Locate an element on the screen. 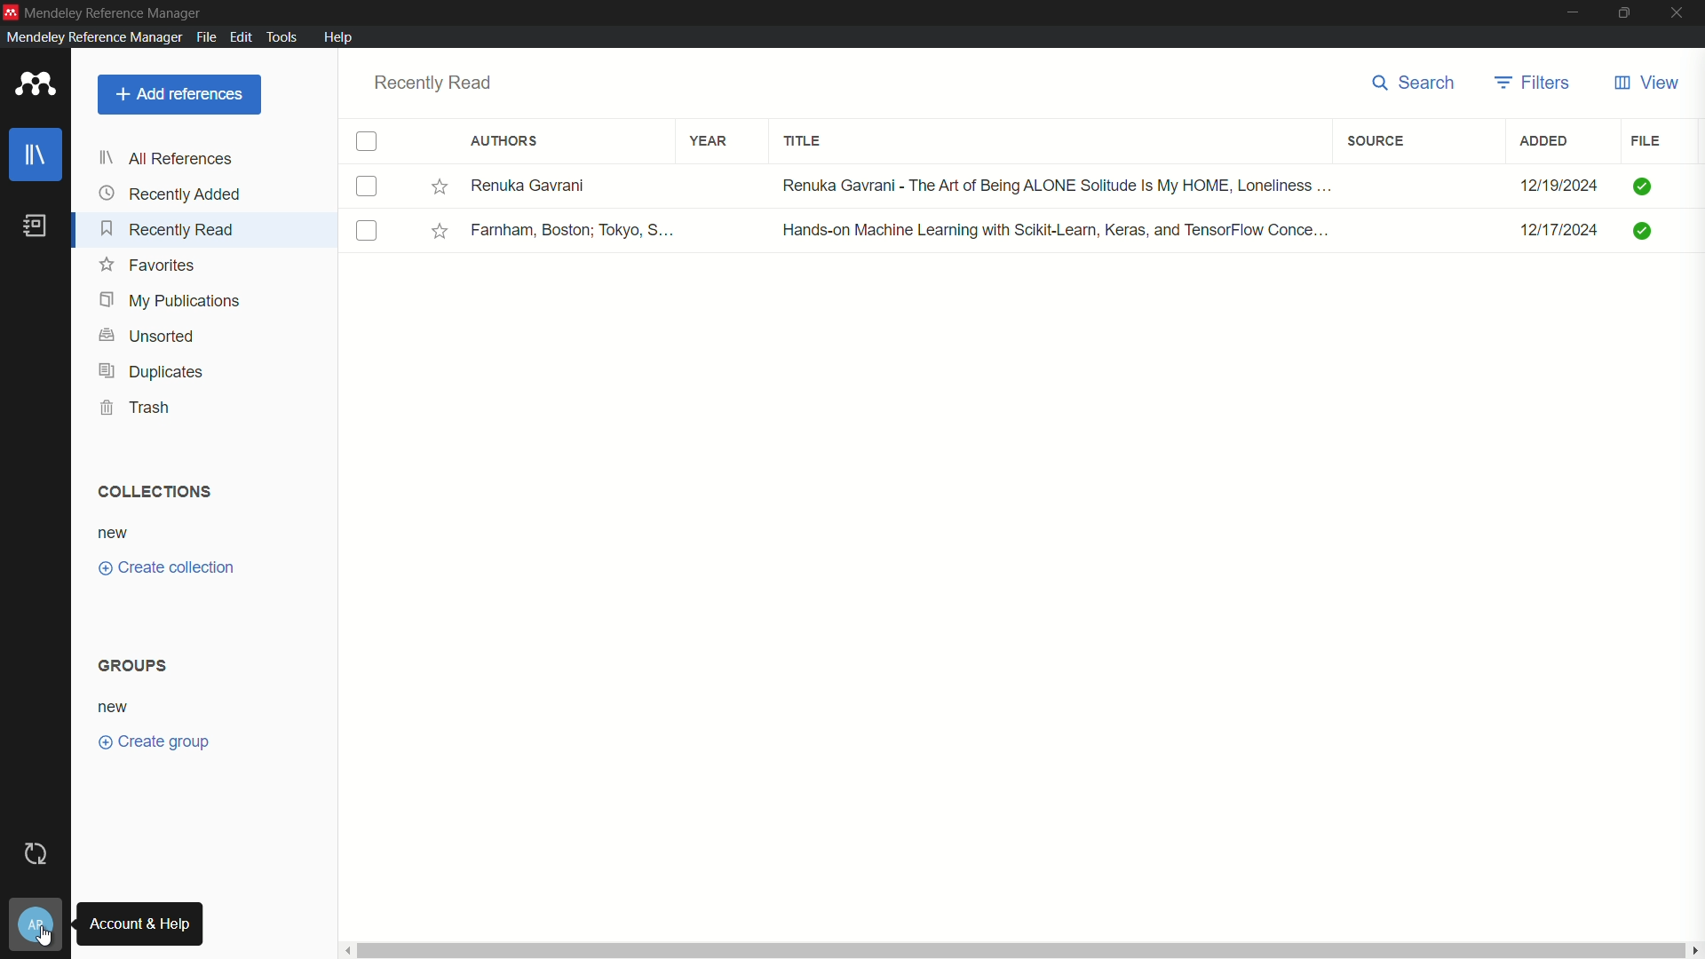 Image resolution: width=1705 pixels, height=959 pixels. close app is located at coordinates (1682, 12).